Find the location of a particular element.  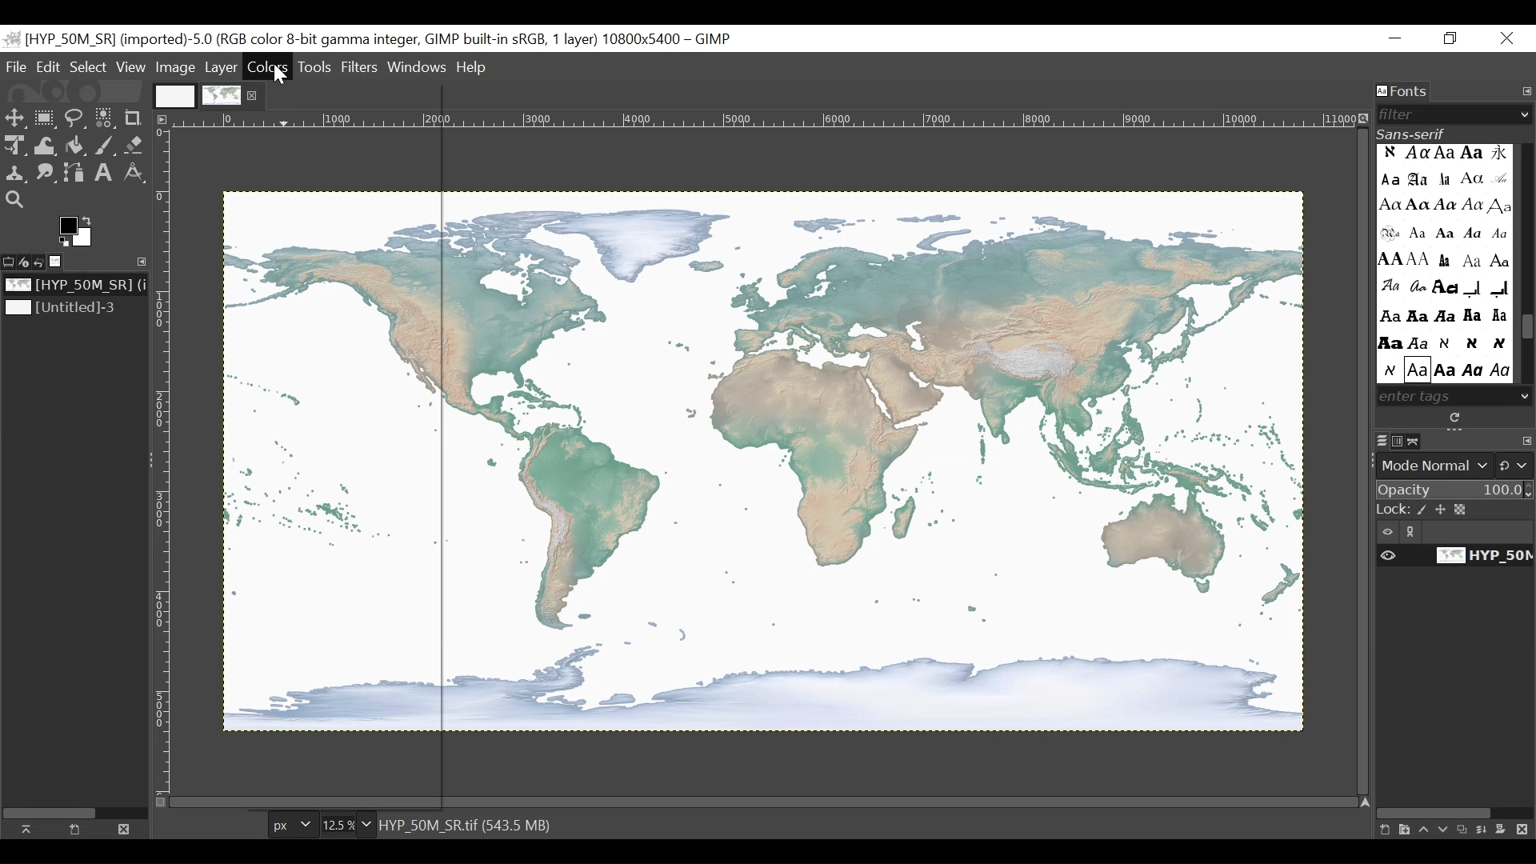

Image is located at coordinates (177, 68).